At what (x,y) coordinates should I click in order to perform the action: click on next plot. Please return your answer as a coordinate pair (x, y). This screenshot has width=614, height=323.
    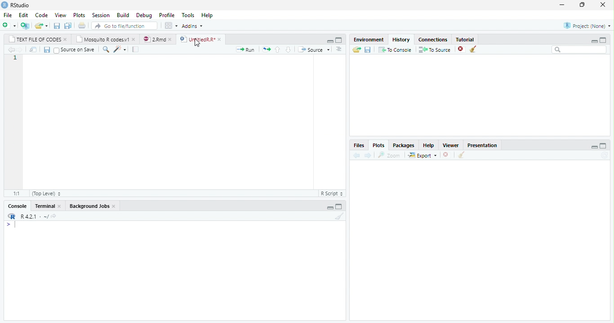
    Looking at the image, I should click on (369, 155).